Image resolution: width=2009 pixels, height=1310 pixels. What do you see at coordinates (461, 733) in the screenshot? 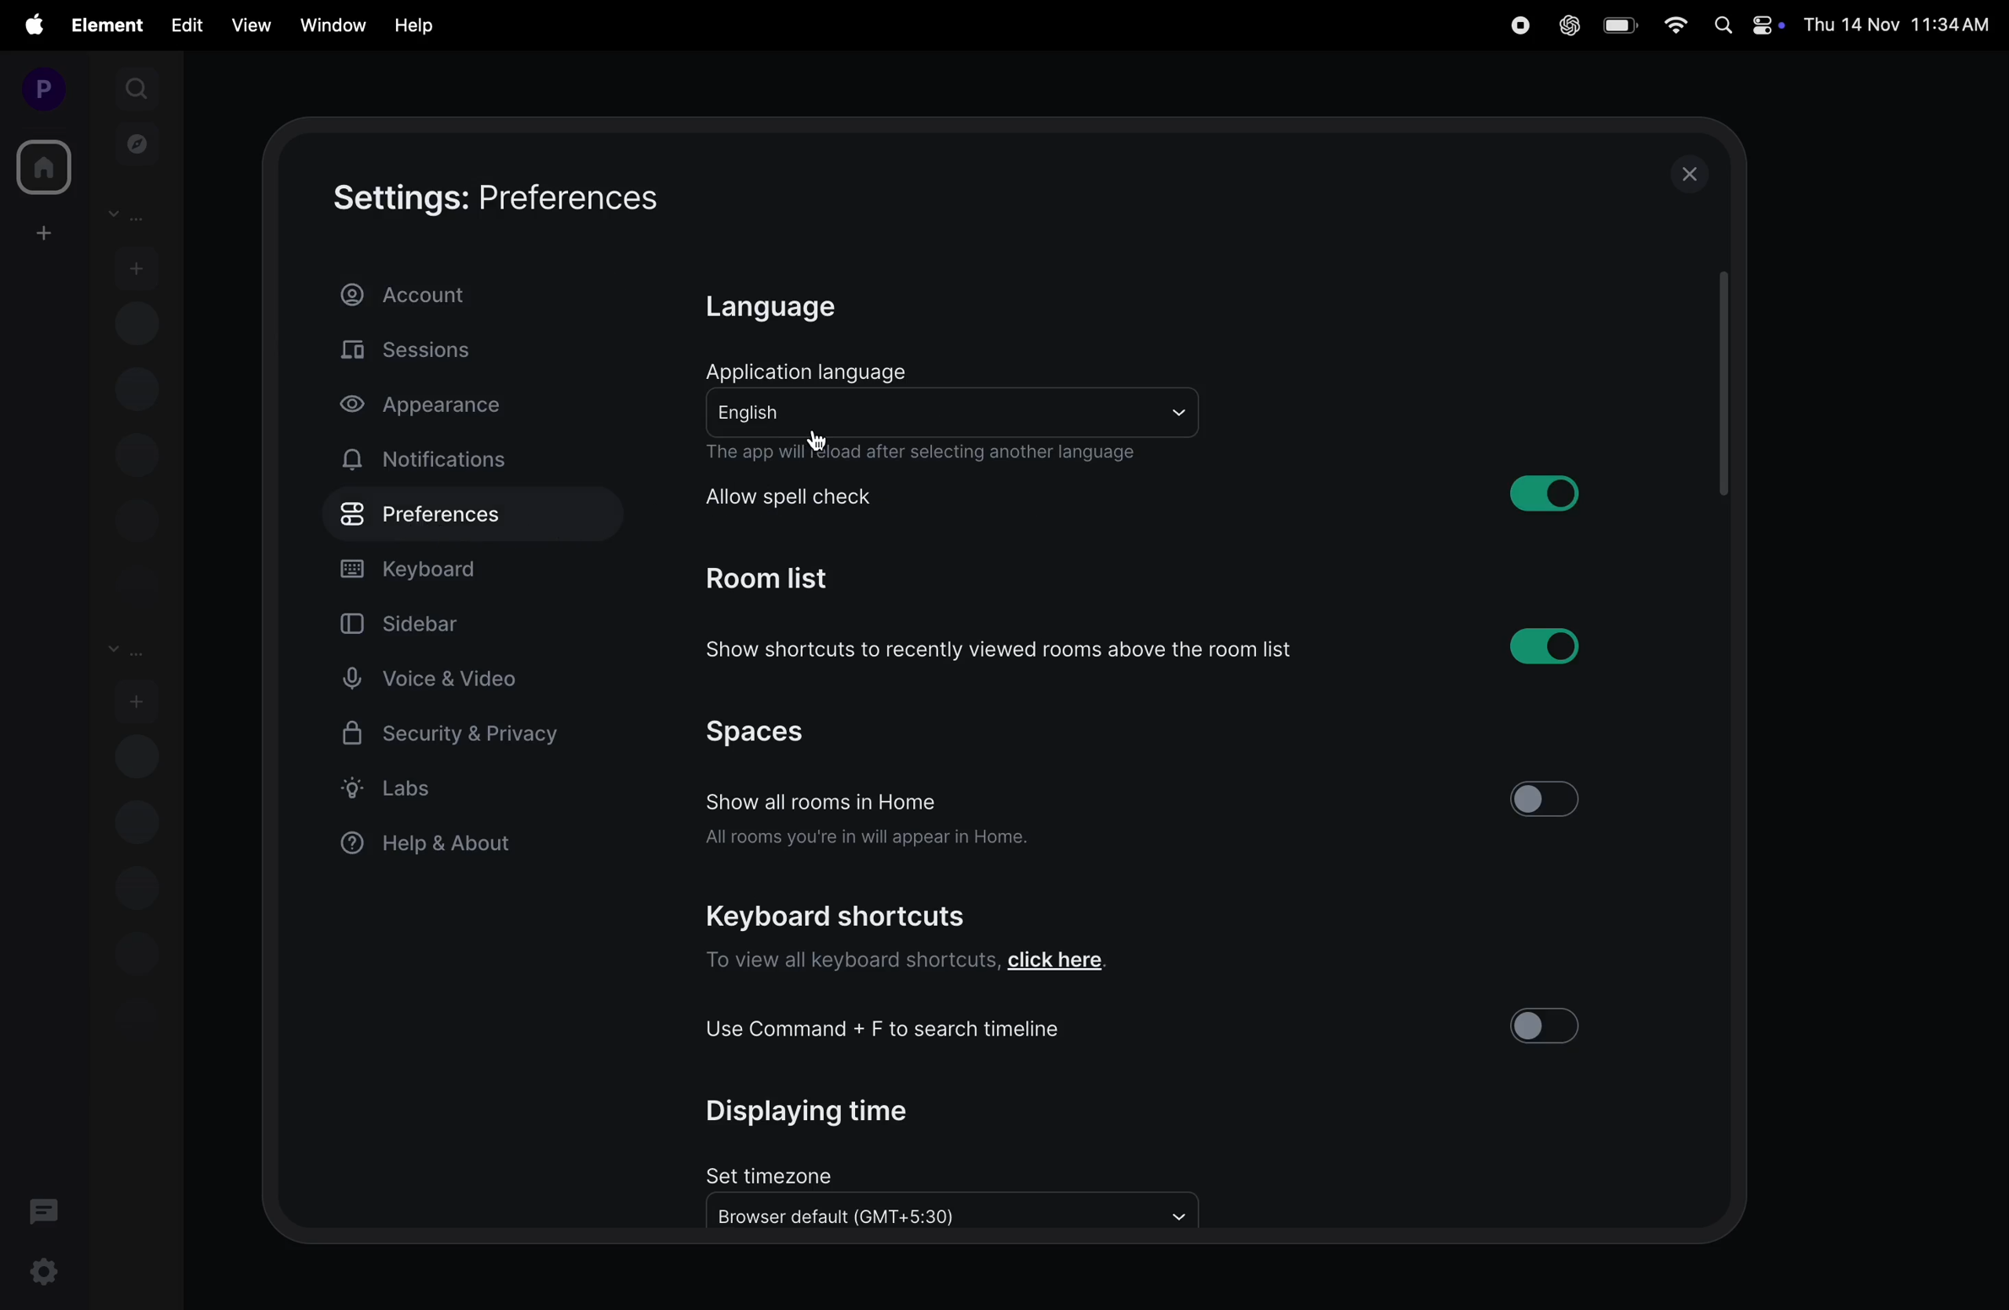
I see `security and privacy` at bounding box center [461, 733].